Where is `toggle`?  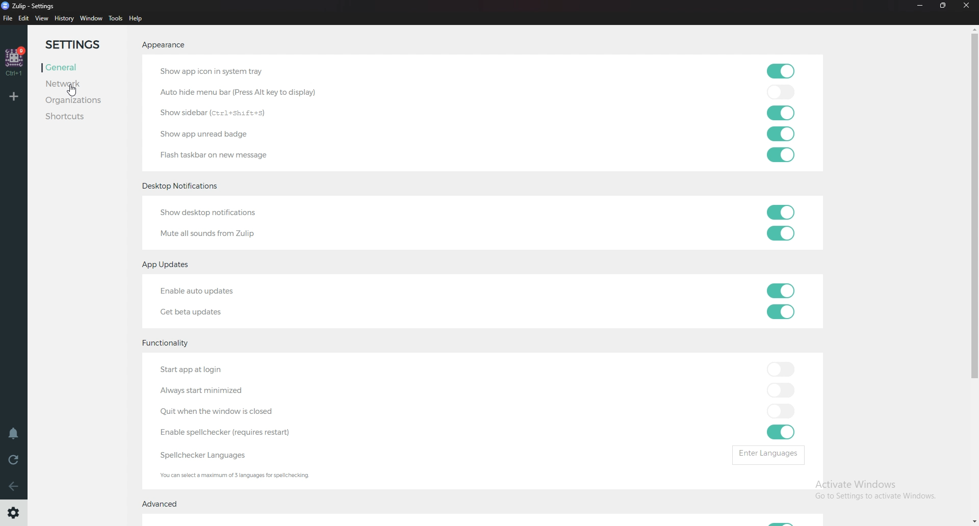
toggle is located at coordinates (779, 233).